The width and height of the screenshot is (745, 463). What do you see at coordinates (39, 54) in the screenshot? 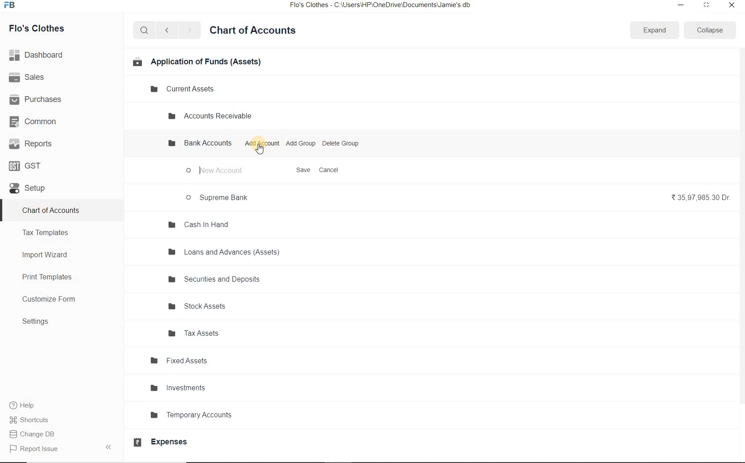
I see `Dashboard` at bounding box center [39, 54].